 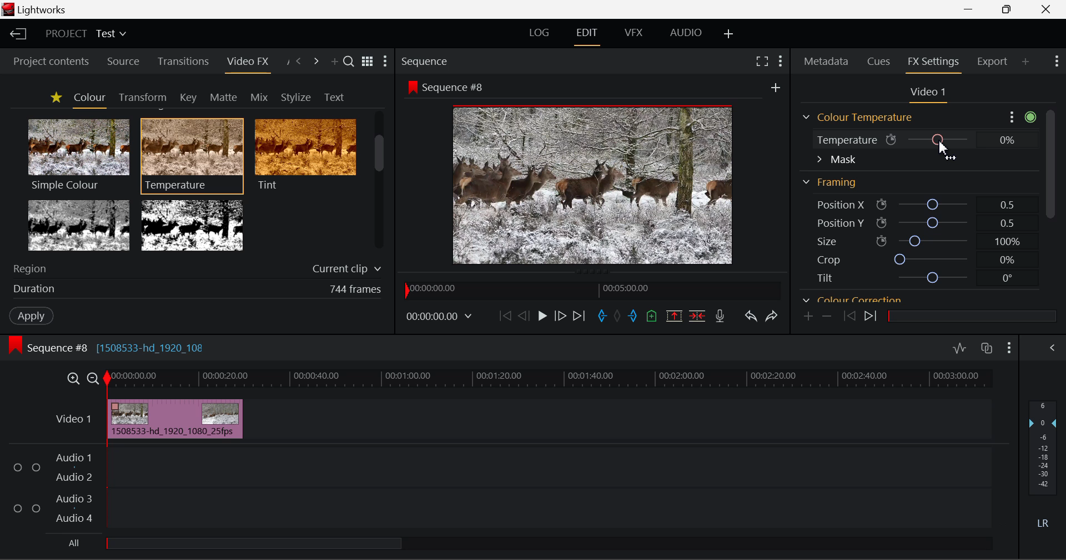 What do you see at coordinates (412, 87) in the screenshot?
I see `icon` at bounding box center [412, 87].